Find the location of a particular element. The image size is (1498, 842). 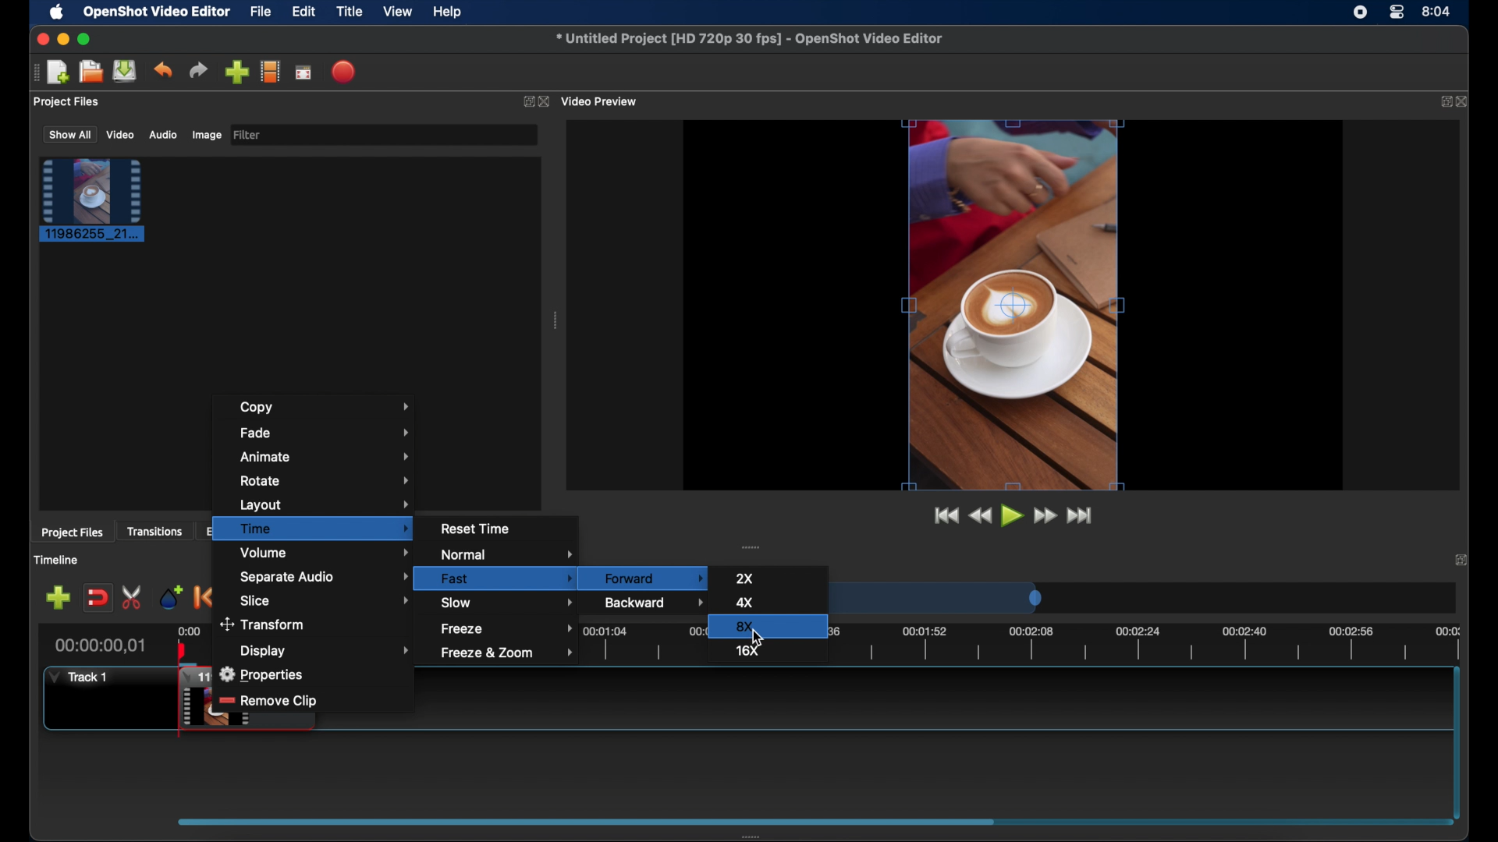

2x is located at coordinates (747, 577).